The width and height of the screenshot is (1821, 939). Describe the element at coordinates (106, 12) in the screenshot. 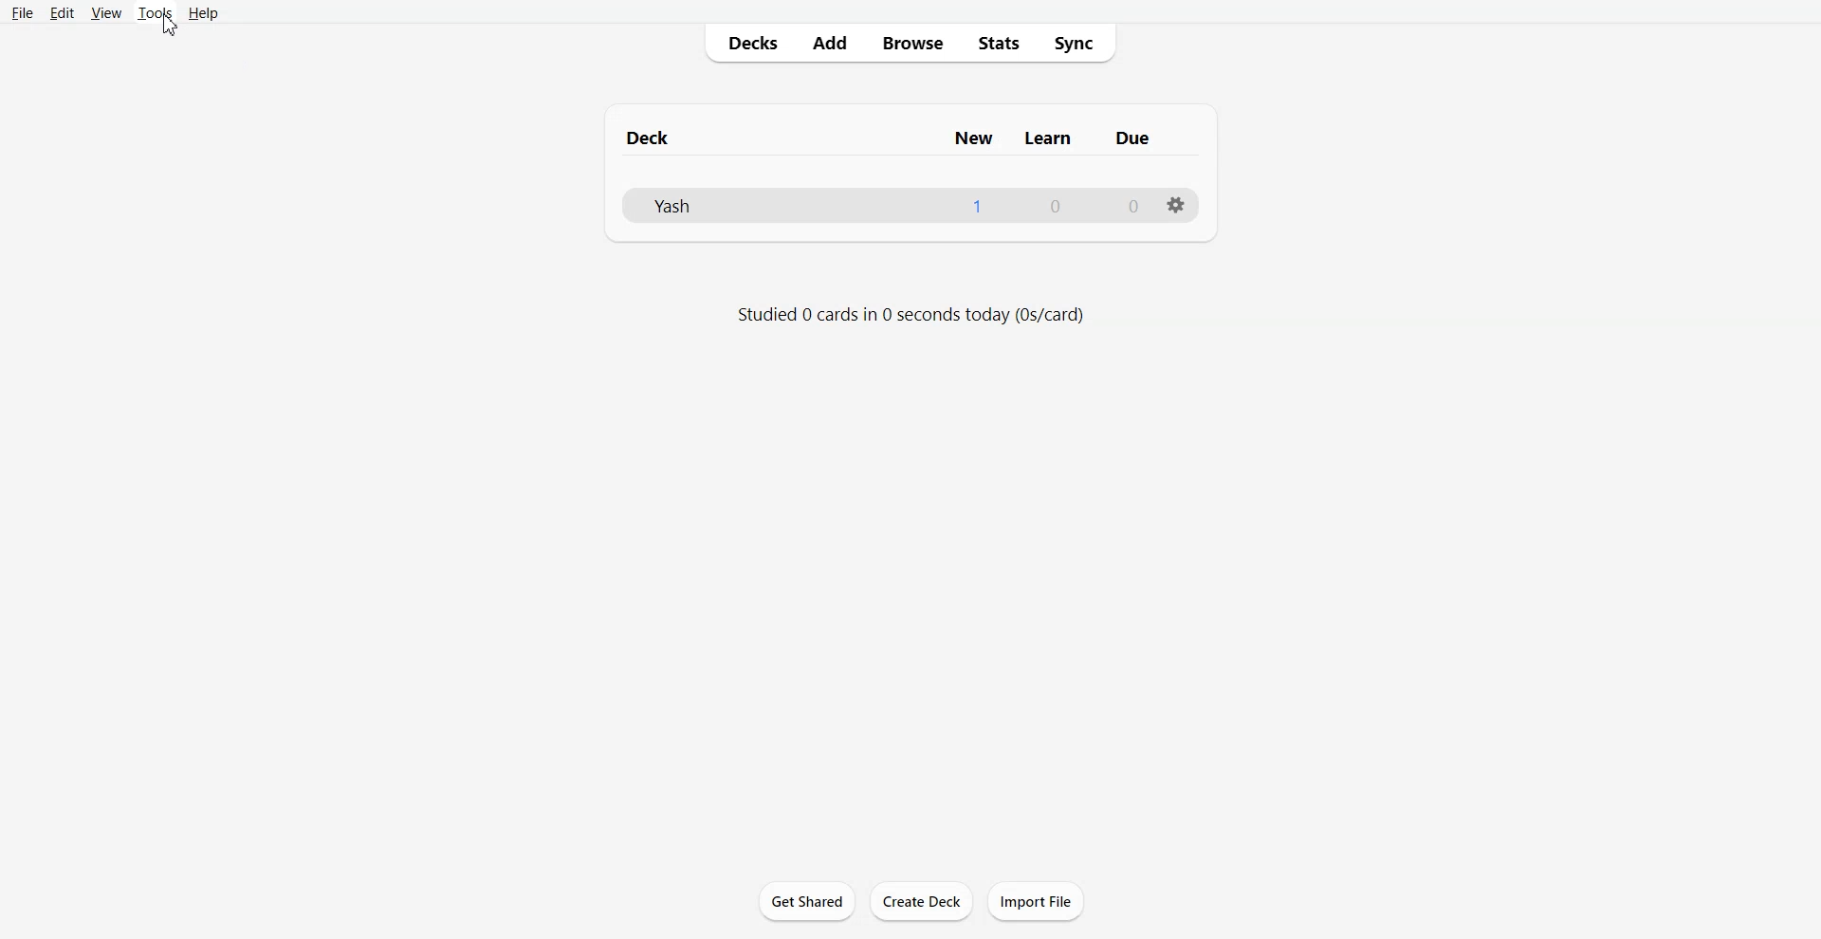

I see `View` at that location.